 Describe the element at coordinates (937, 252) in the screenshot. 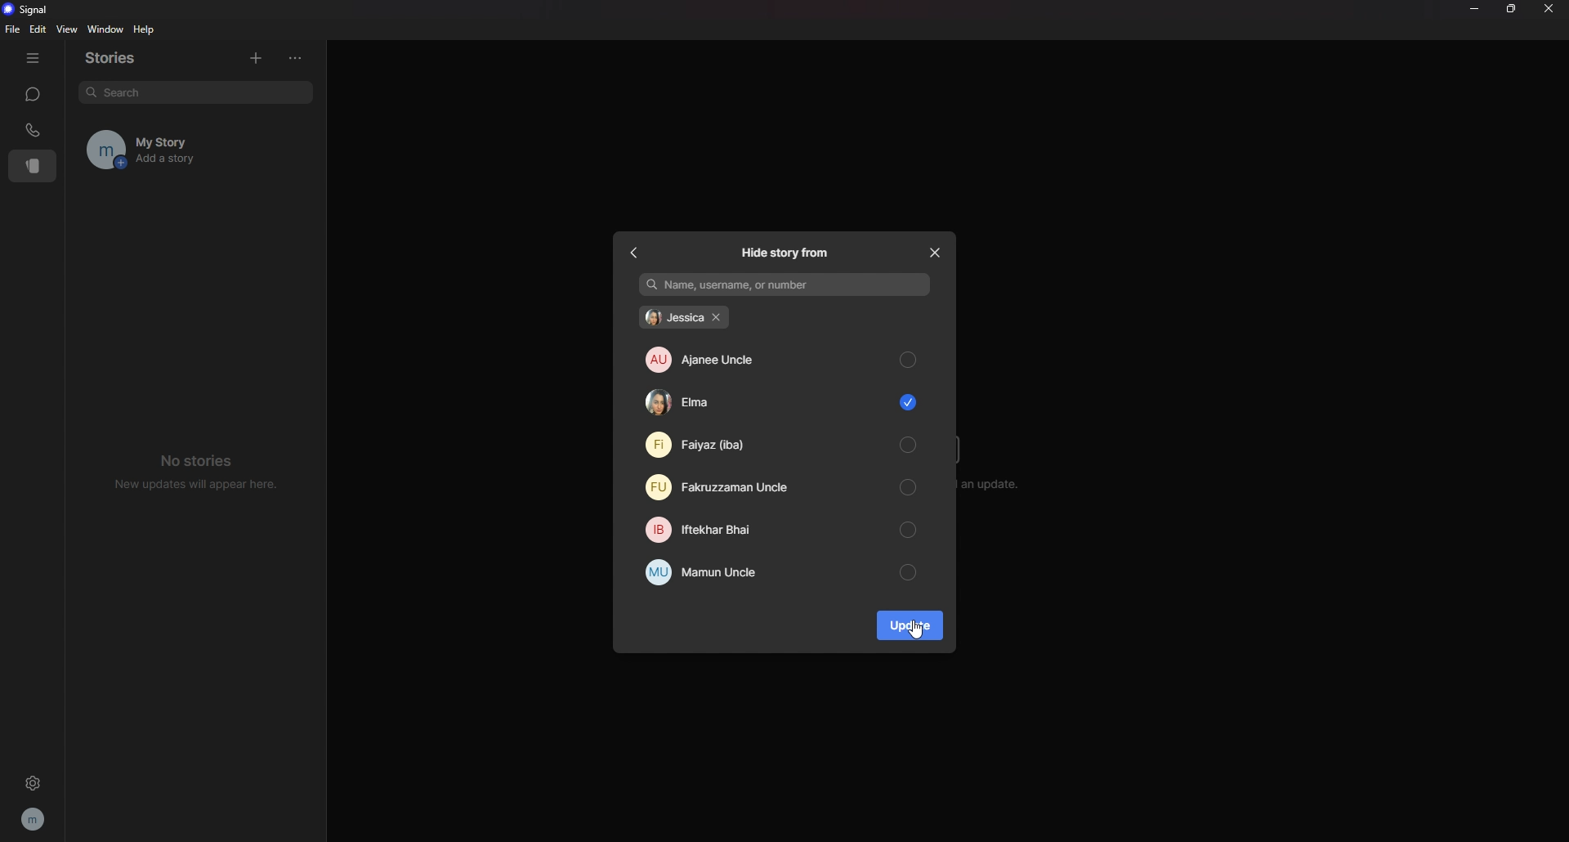

I see `close` at that location.